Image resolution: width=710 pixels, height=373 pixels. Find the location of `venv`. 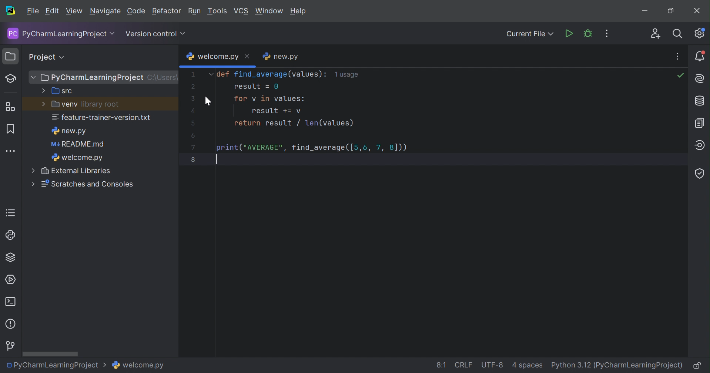

venv is located at coordinates (58, 105).